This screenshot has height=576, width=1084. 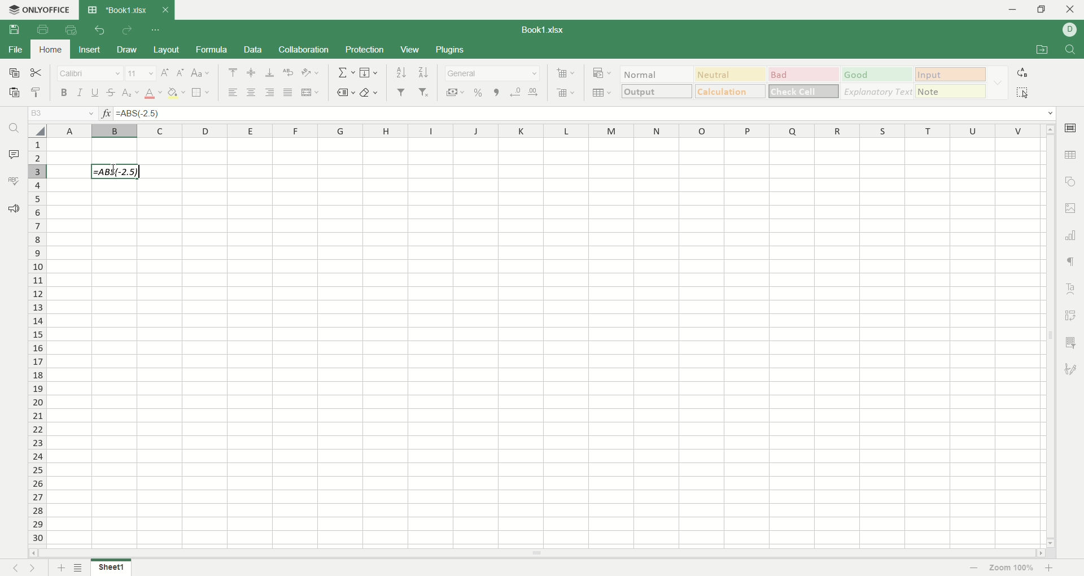 What do you see at coordinates (565, 93) in the screenshot?
I see `delete cell` at bounding box center [565, 93].